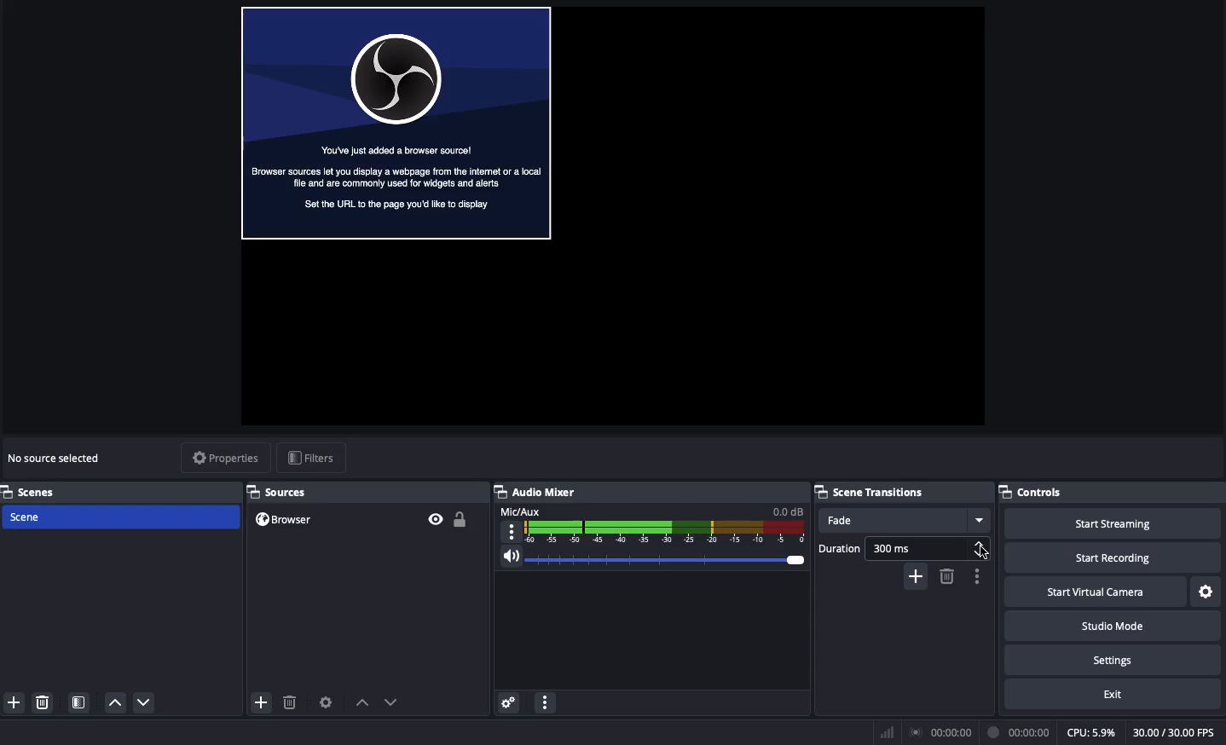  Describe the element at coordinates (146, 702) in the screenshot. I see `Move down` at that location.